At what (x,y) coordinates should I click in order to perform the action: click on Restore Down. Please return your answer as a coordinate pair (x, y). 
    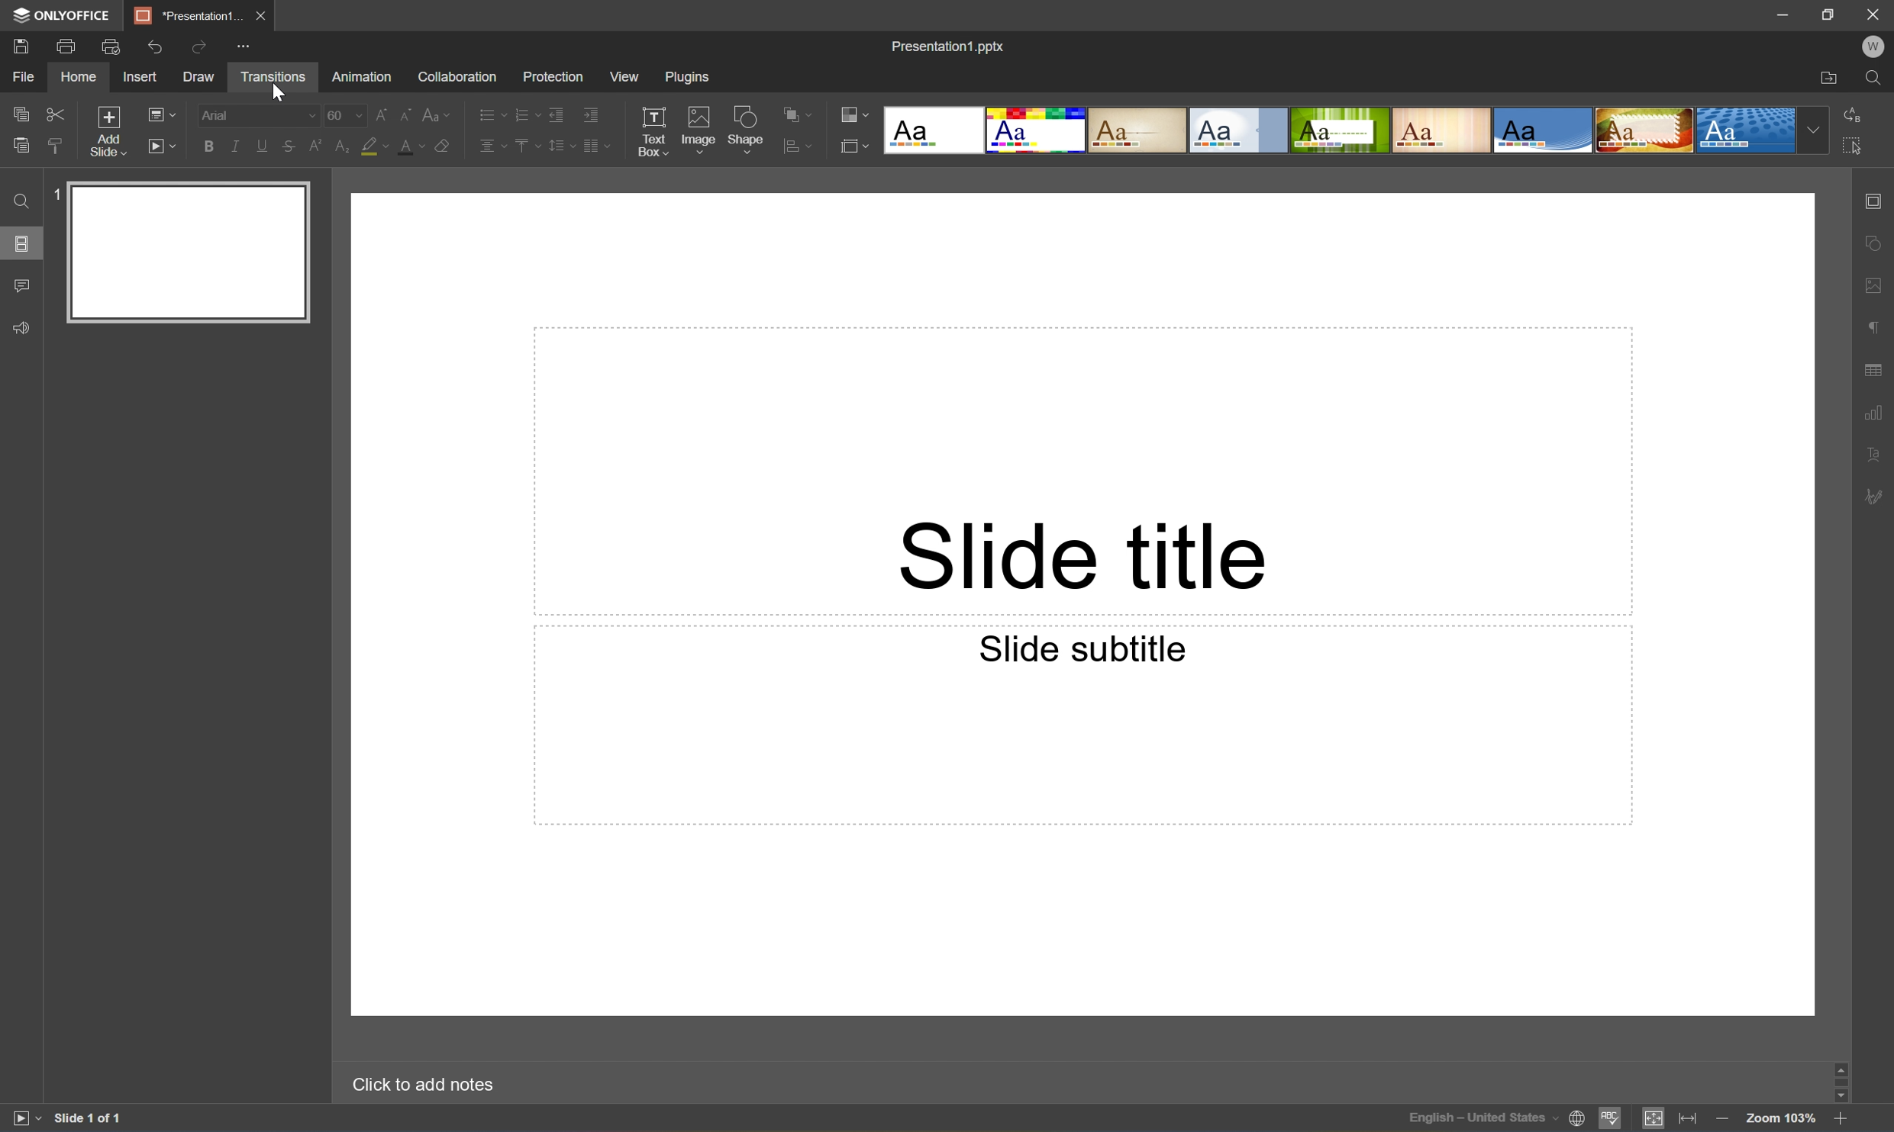
    Looking at the image, I should click on (1829, 12).